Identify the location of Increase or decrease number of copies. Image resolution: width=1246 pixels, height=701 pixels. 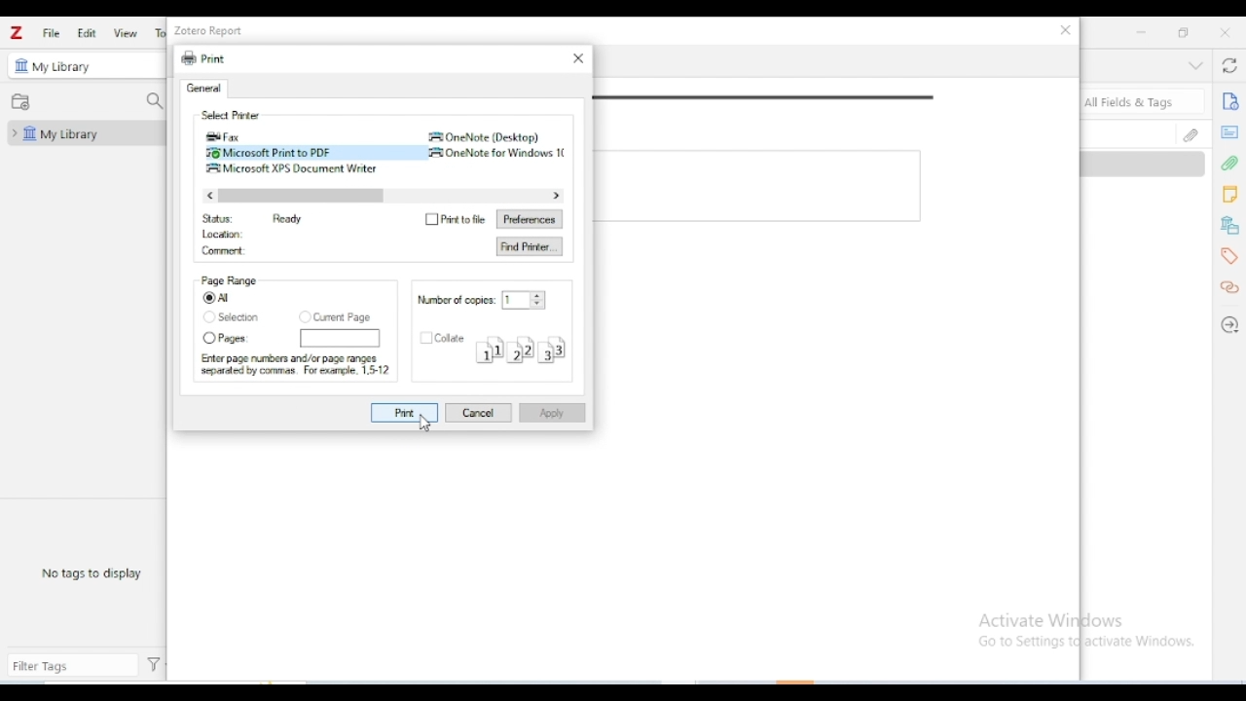
(540, 300).